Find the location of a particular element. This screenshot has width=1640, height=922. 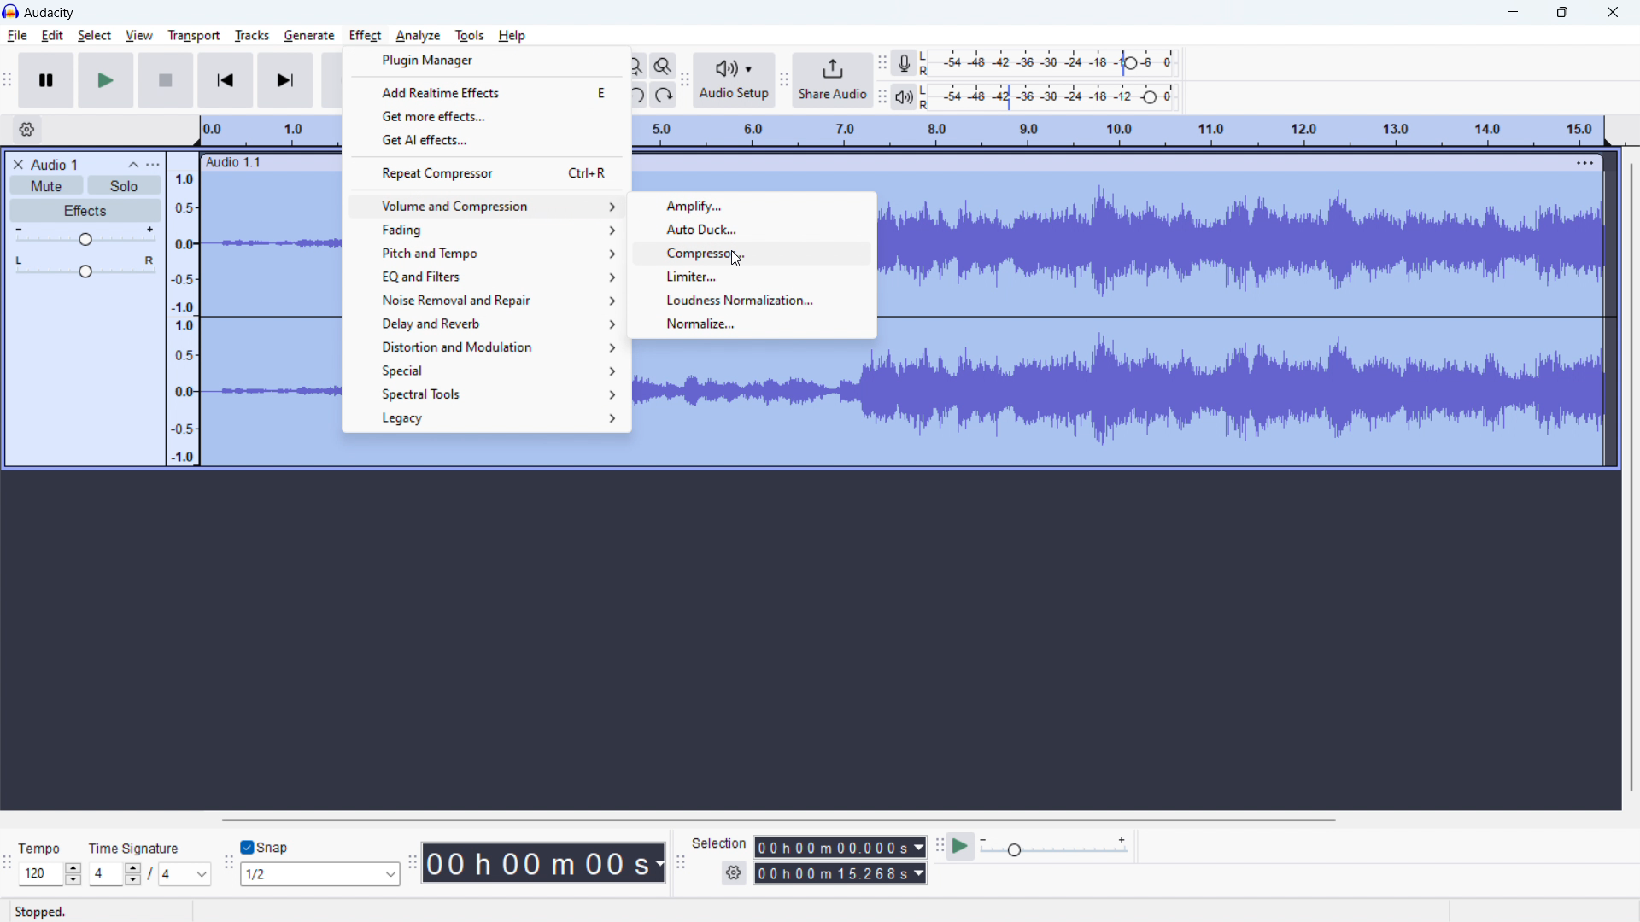

Legacy  is located at coordinates (487, 419).